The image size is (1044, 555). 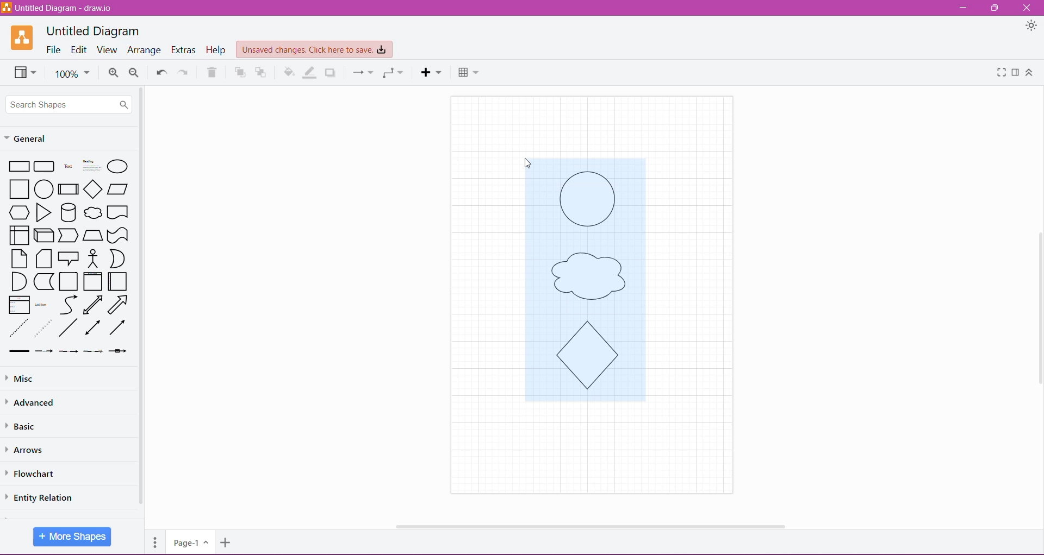 I want to click on Redo, so click(x=183, y=72).